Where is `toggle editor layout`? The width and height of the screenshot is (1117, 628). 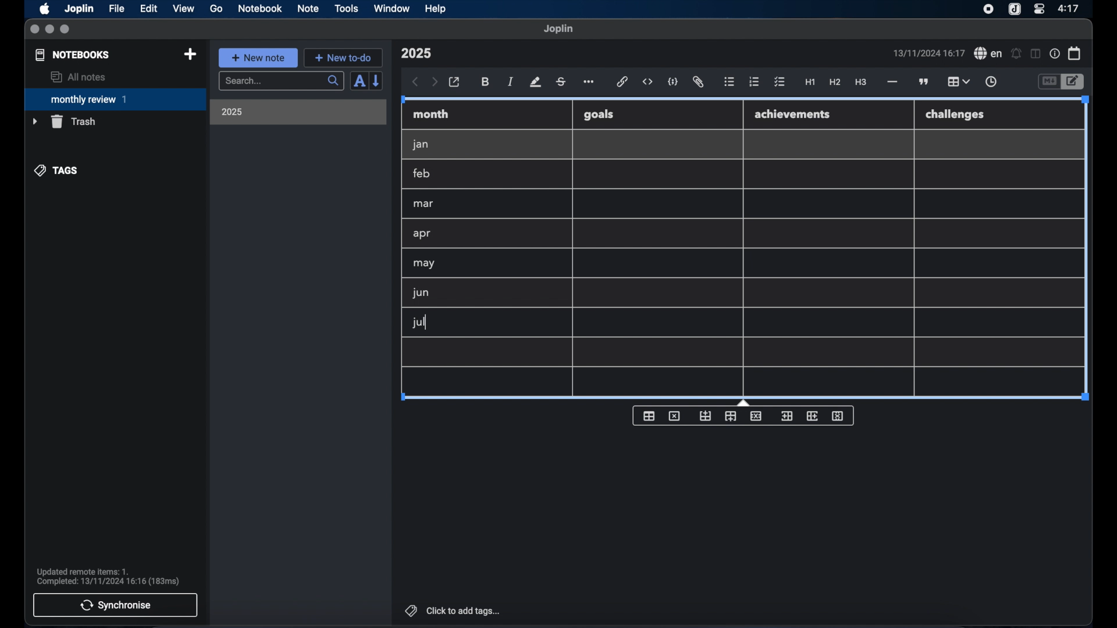 toggle editor layout is located at coordinates (1036, 53).